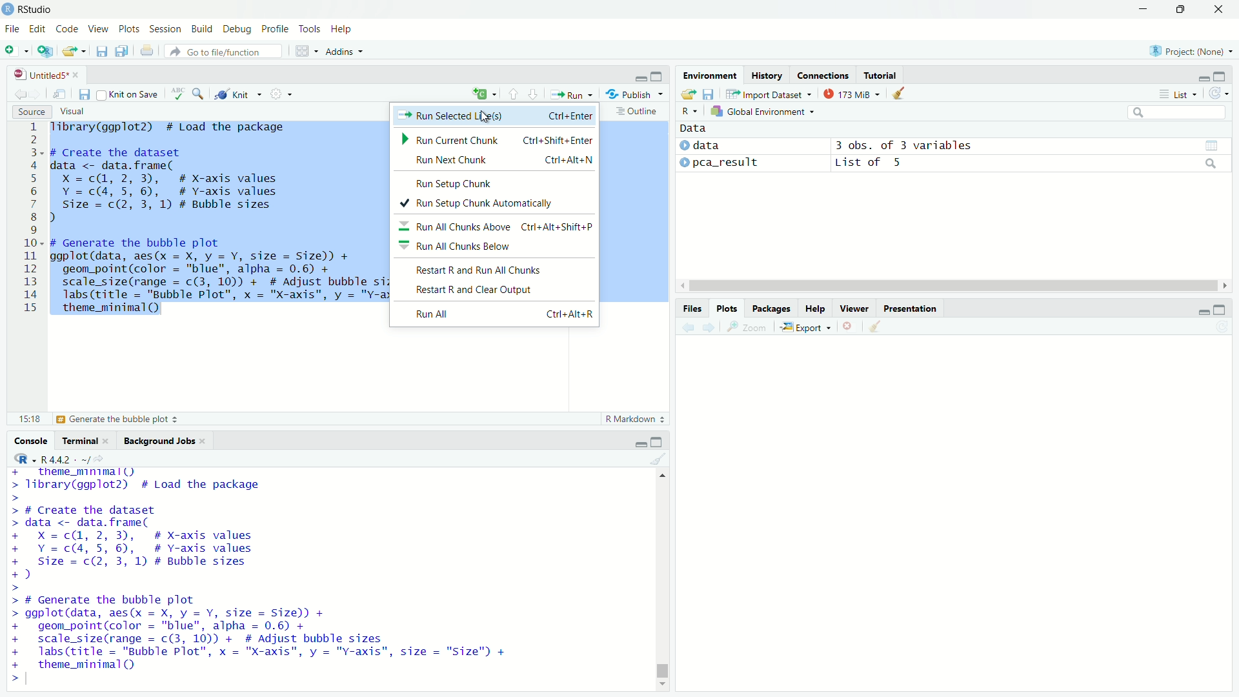  I want to click on R markdown, so click(636, 419).